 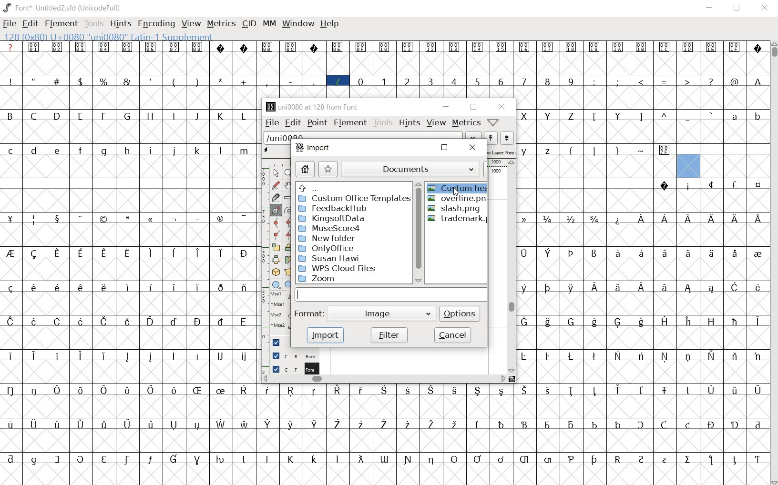 I want to click on glyph, so click(x=290, y=459).